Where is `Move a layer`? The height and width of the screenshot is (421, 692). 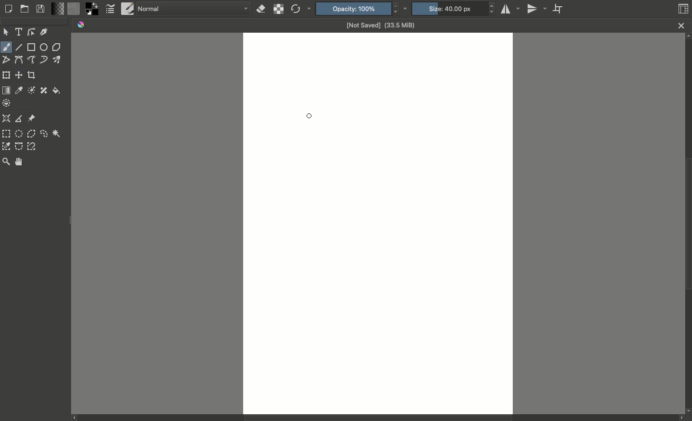
Move a layer is located at coordinates (19, 75).